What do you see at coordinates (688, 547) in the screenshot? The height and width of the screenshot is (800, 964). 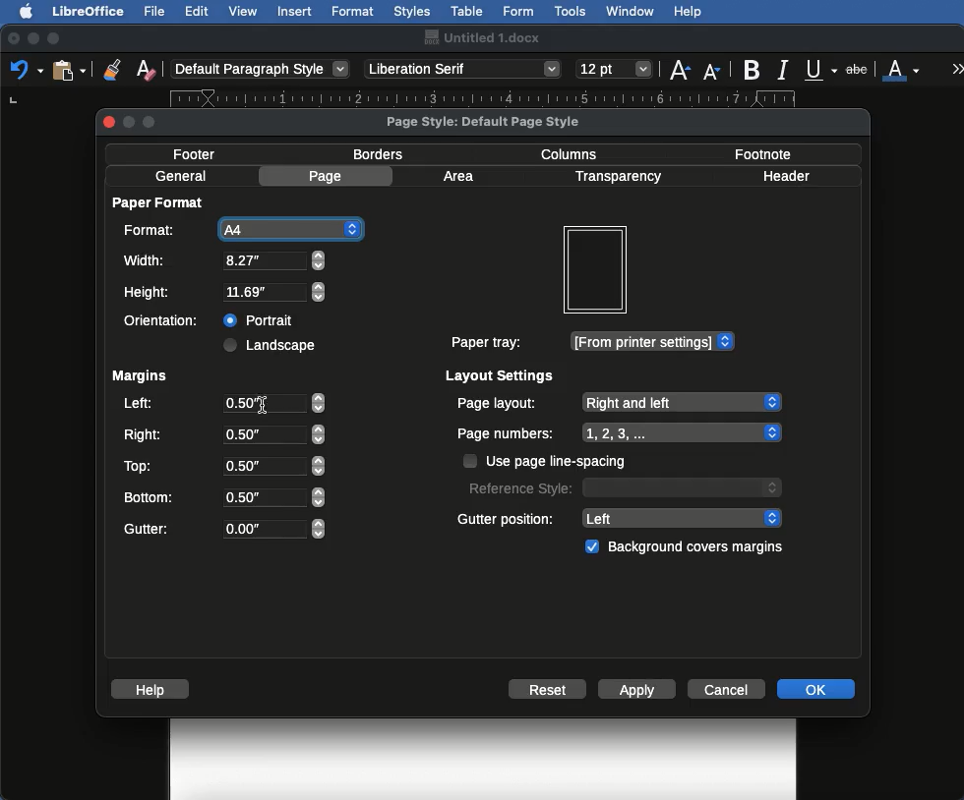 I see `Background covers margins` at bounding box center [688, 547].